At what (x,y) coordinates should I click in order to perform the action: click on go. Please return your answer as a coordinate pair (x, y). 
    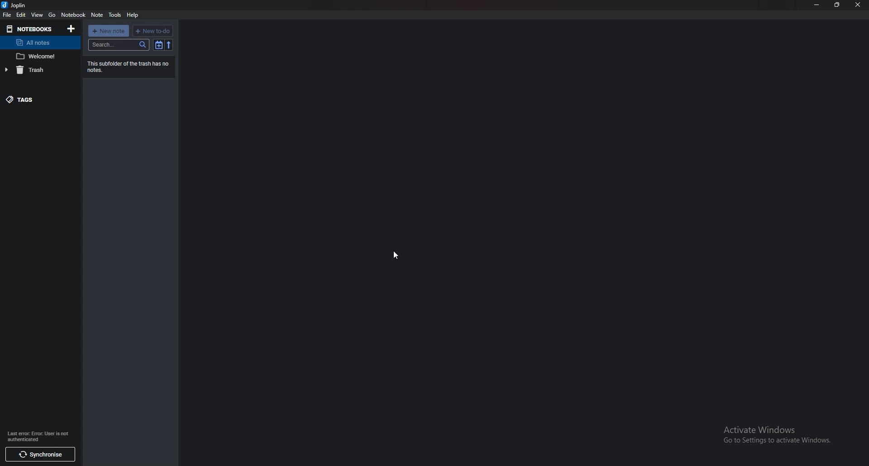
    Looking at the image, I should click on (53, 15).